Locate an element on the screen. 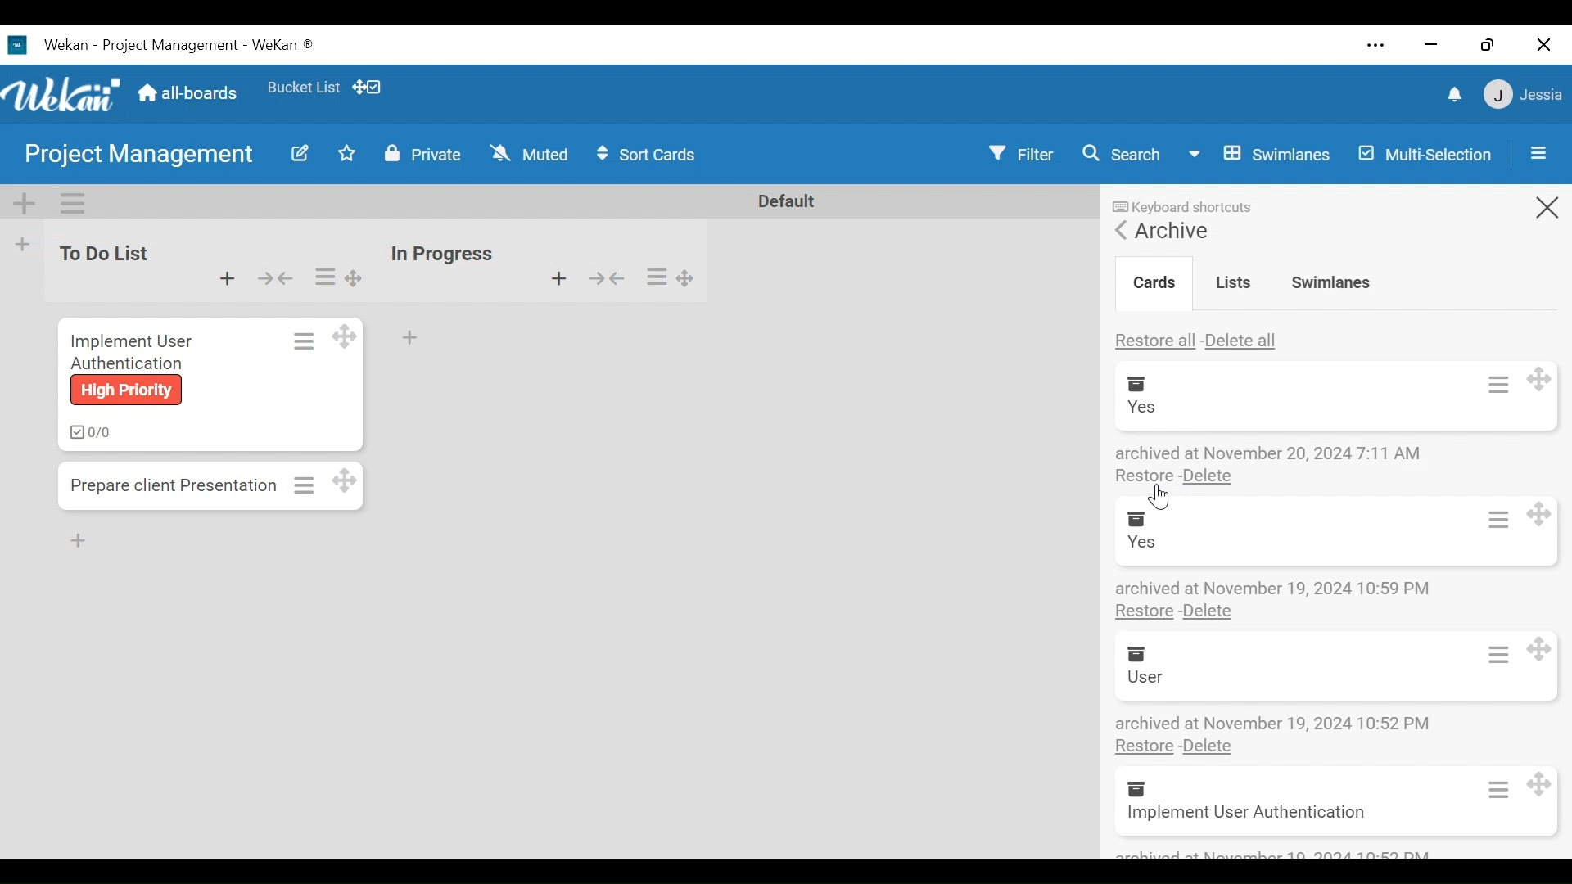  Archive is located at coordinates (1172, 231).